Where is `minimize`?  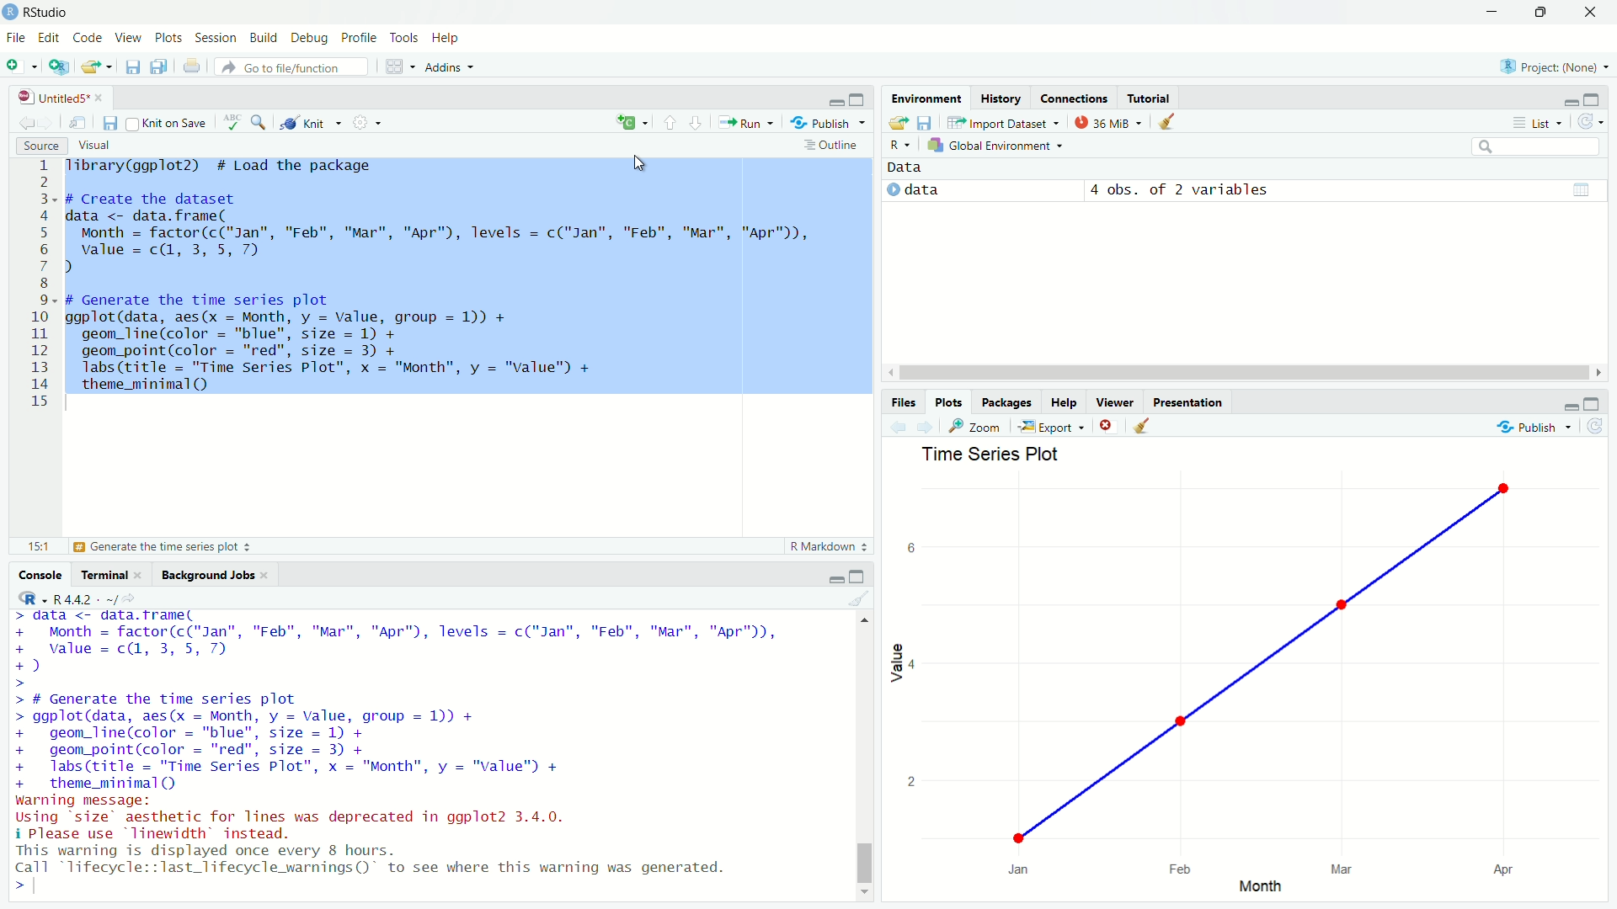
minimize is located at coordinates (831, 577).